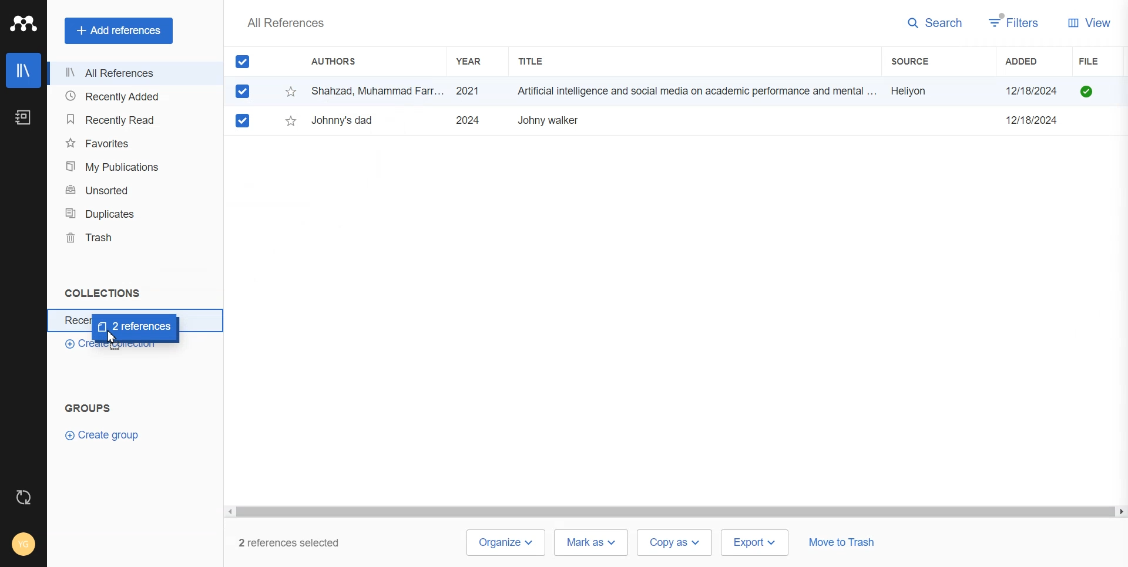  I want to click on Title, so click(541, 61).